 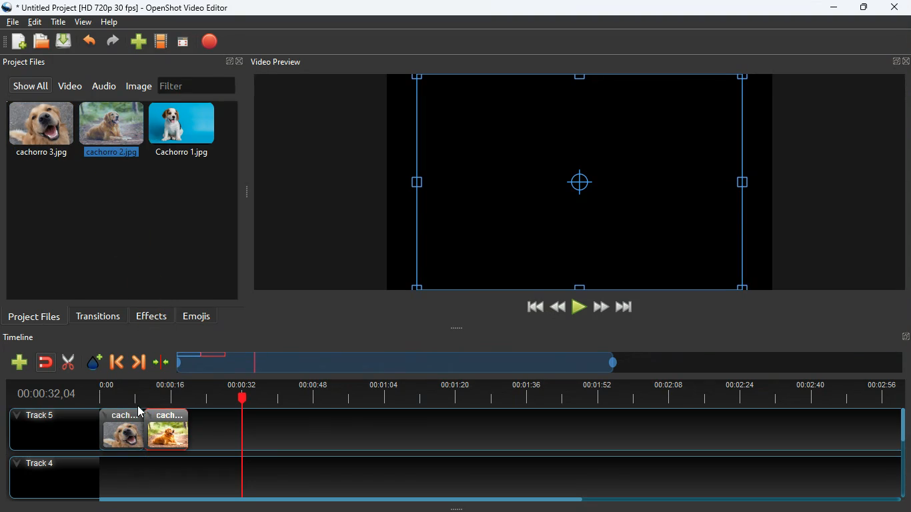 I want to click on maximize, so click(x=864, y=9).